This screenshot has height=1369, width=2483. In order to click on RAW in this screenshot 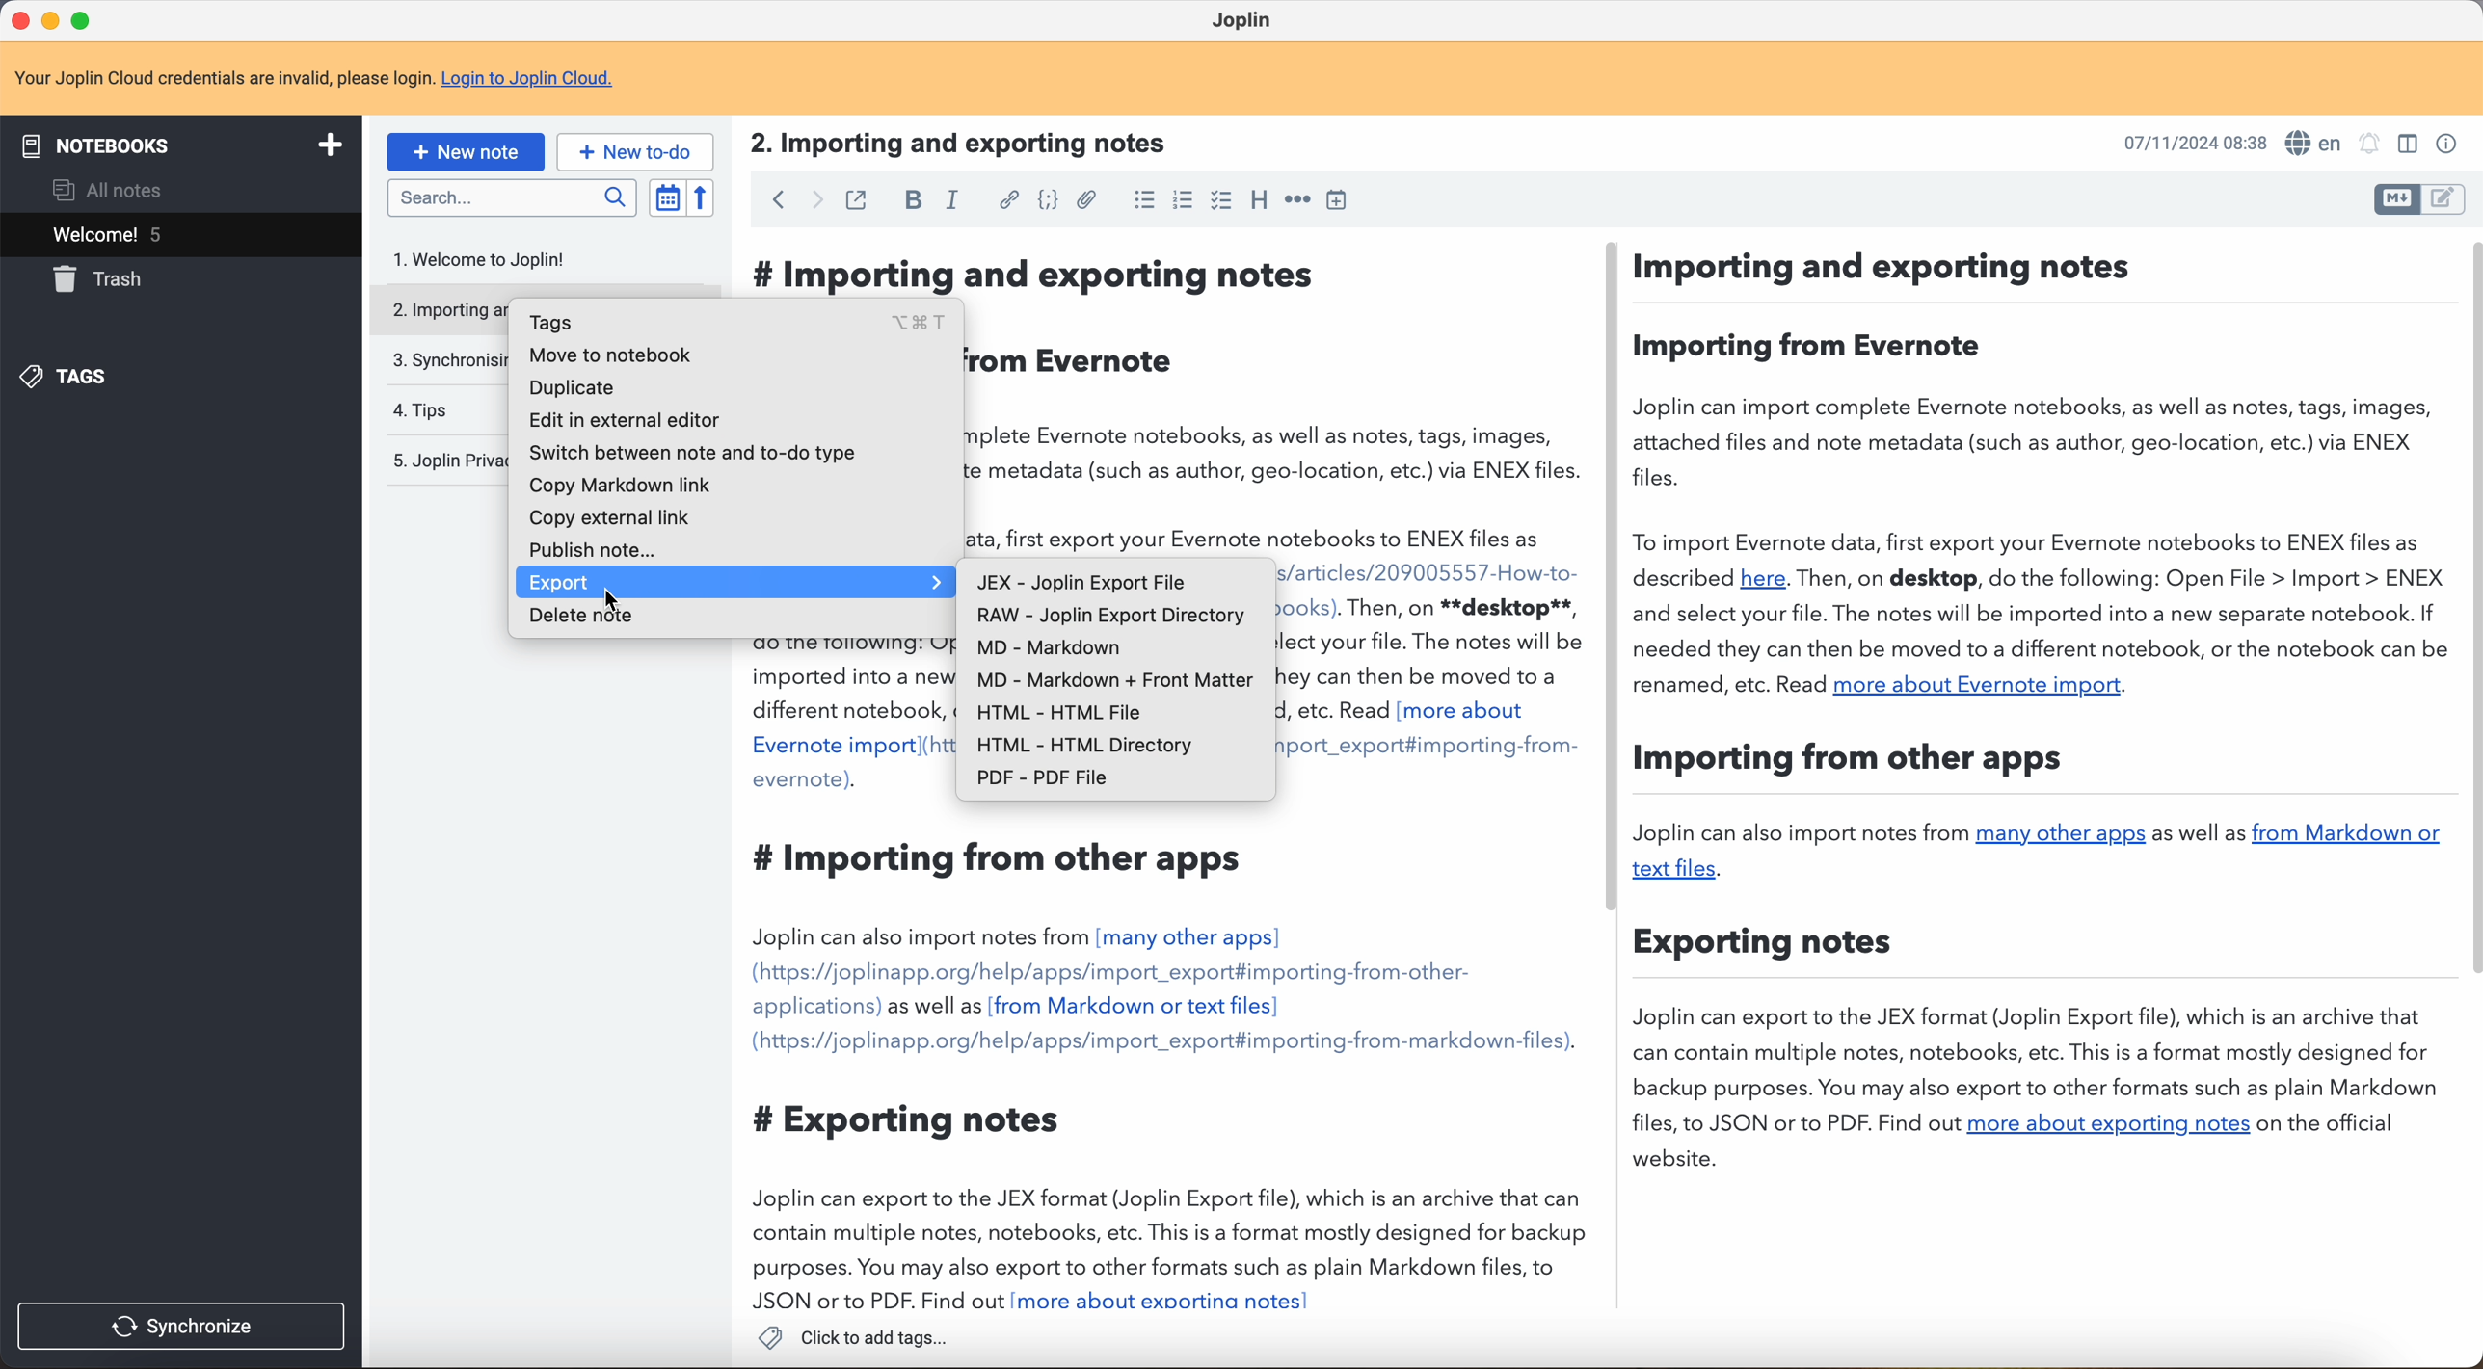, I will do `click(1111, 619)`.